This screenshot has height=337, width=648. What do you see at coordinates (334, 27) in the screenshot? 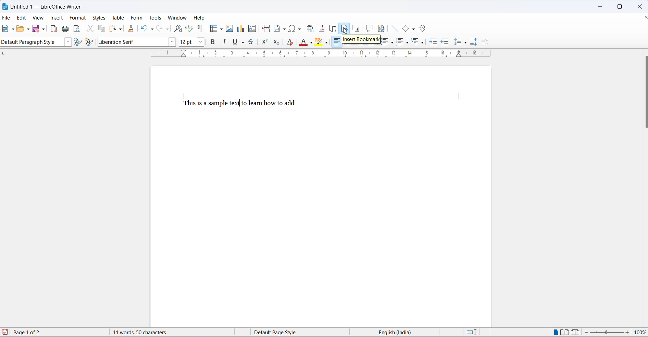
I see `insert endnote` at bounding box center [334, 27].